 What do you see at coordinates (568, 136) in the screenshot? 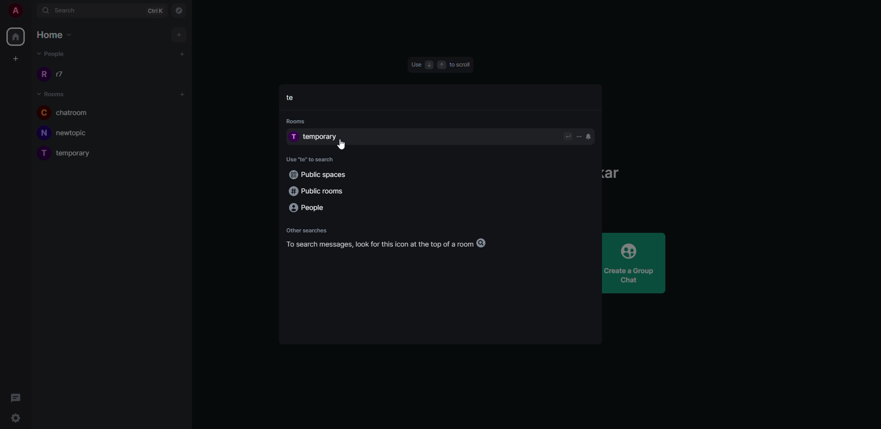
I see `enter` at bounding box center [568, 136].